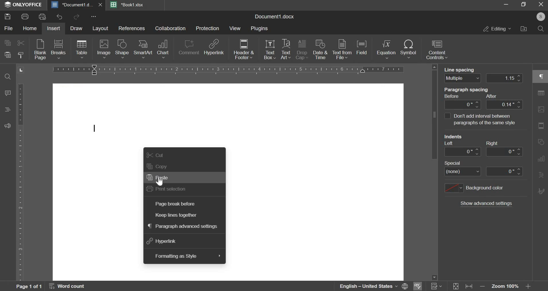 The image size is (548, 291). I want to click on collaboration, so click(171, 29).